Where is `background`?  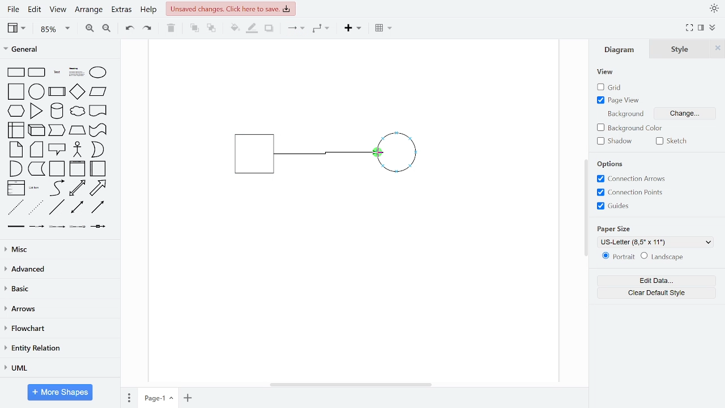 background is located at coordinates (624, 113).